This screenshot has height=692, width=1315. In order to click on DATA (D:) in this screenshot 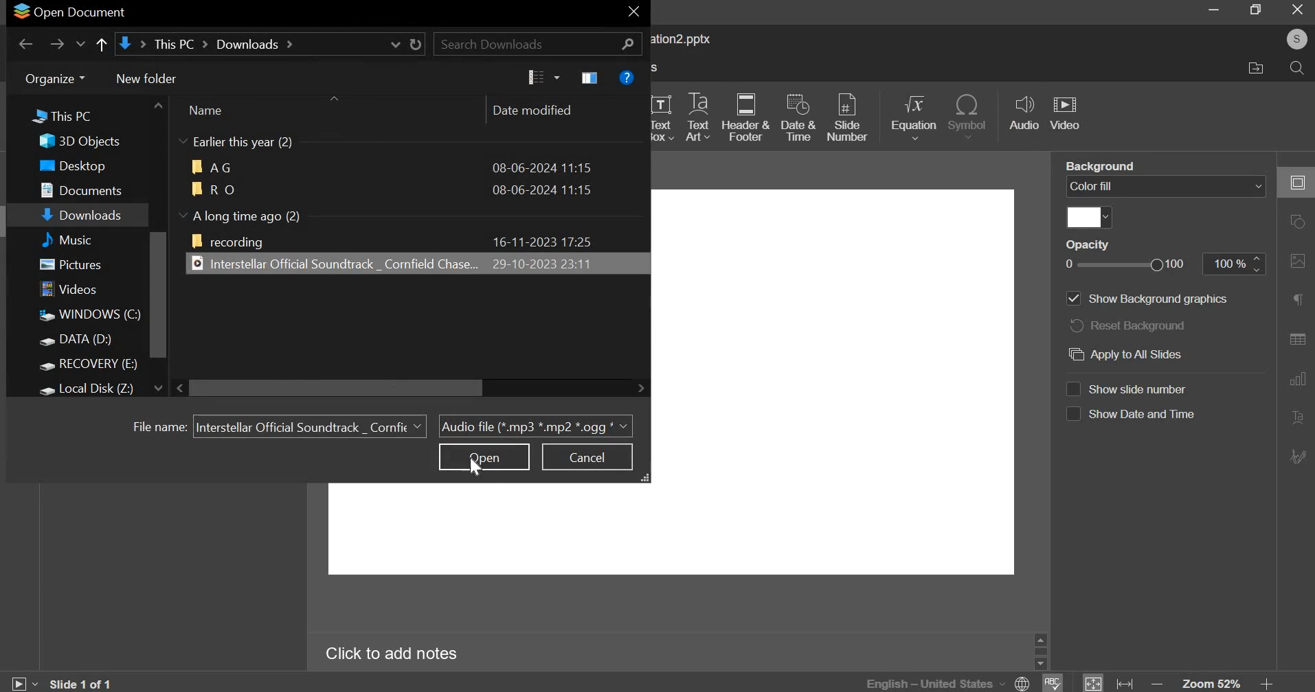, I will do `click(77, 340)`.